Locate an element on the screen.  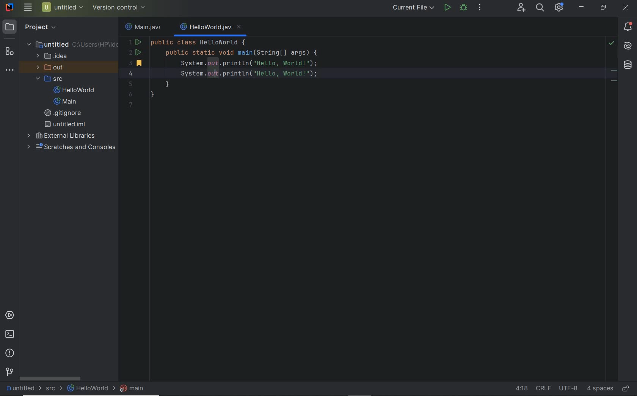
more actions is located at coordinates (480, 8).